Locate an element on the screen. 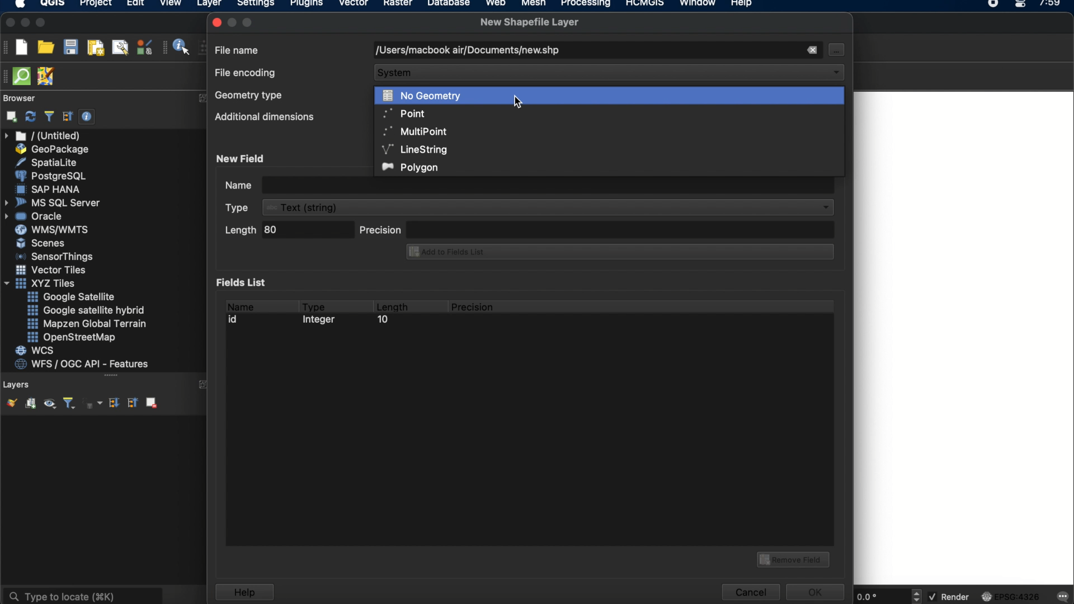 Image resolution: width=1074 pixels, height=604 pixels. workspace is located at coordinates (964, 338).